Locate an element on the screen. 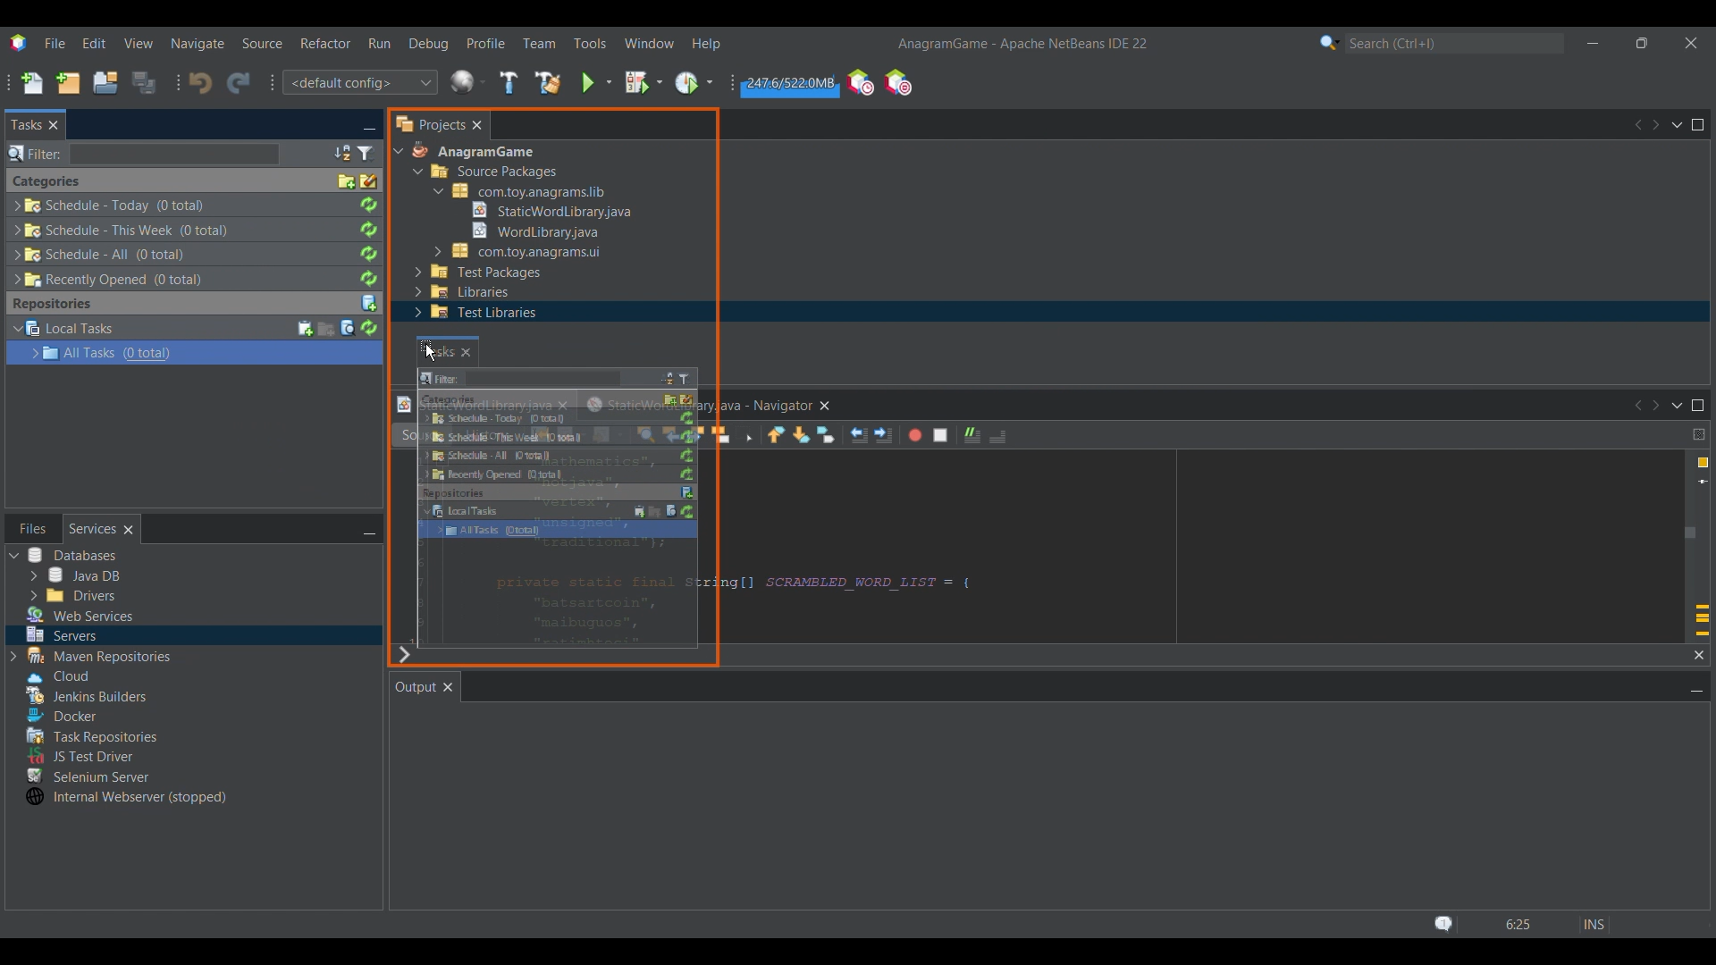 Image resolution: width=1716 pixels, height=965 pixels. Create new task is located at coordinates (306, 329).